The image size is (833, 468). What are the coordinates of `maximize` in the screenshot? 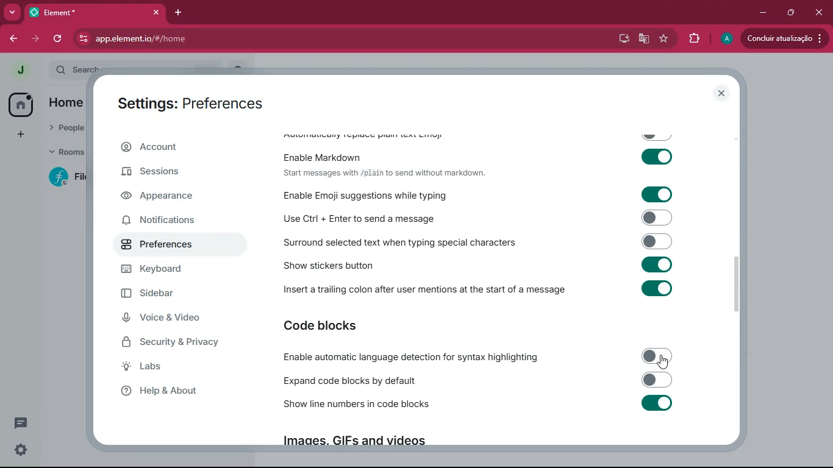 It's located at (791, 13).